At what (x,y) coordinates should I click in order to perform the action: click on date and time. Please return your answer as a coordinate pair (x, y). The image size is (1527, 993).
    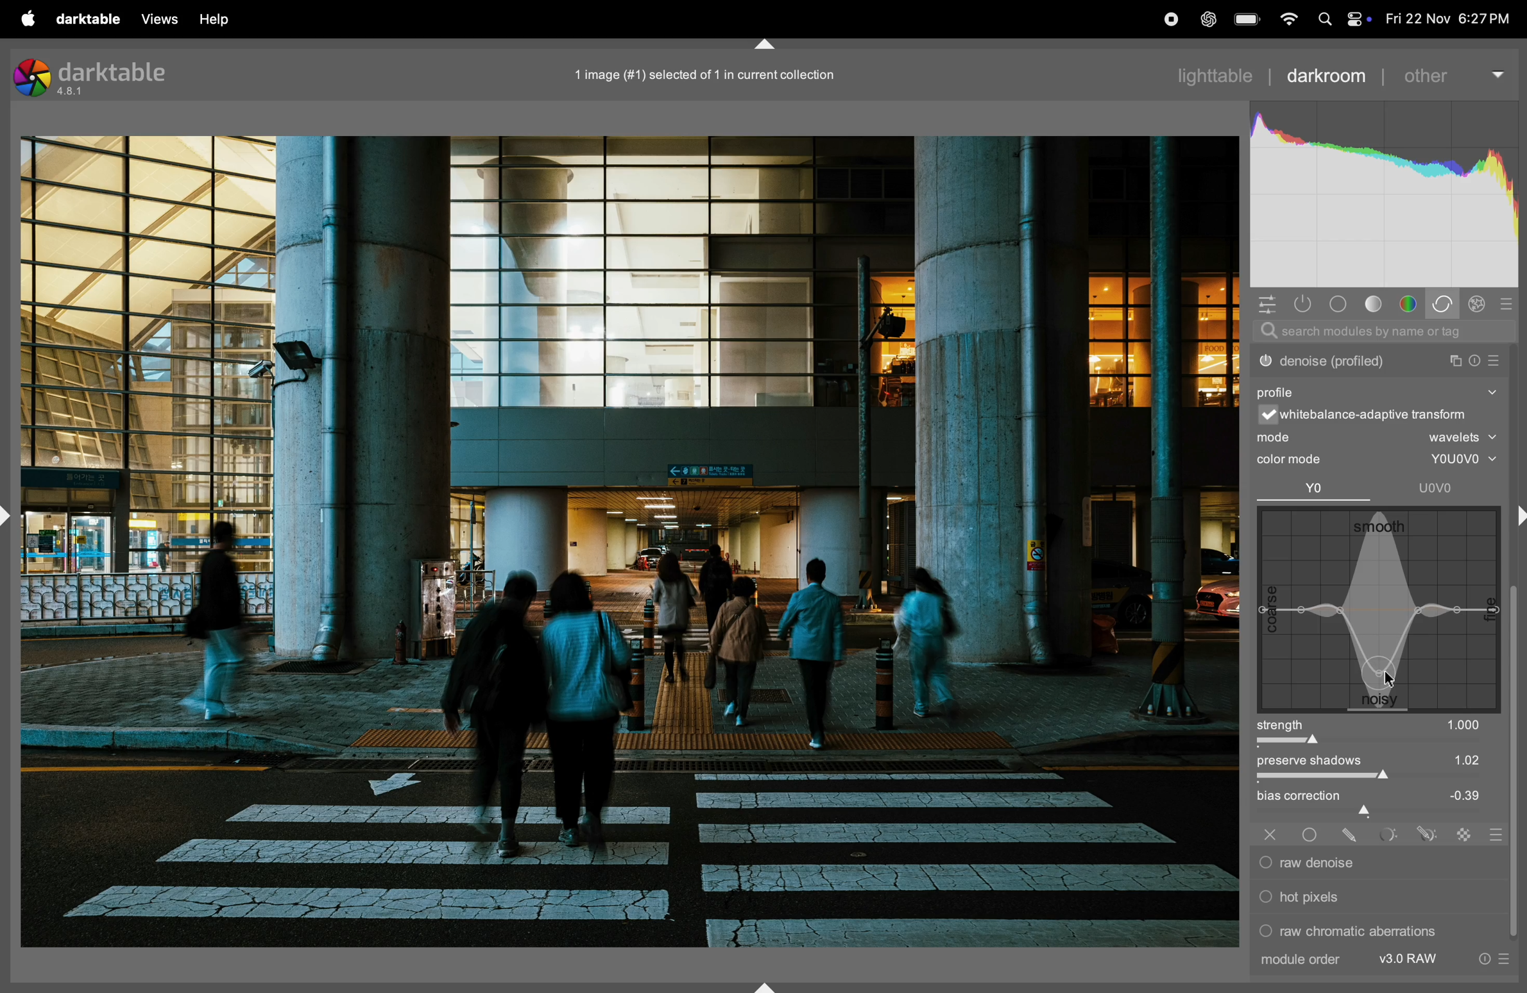
    Looking at the image, I should click on (1444, 20).